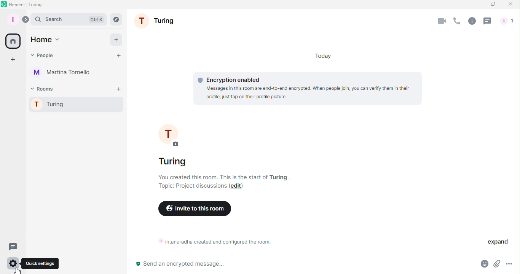  Describe the element at coordinates (161, 22) in the screenshot. I see `Turing ` at that location.